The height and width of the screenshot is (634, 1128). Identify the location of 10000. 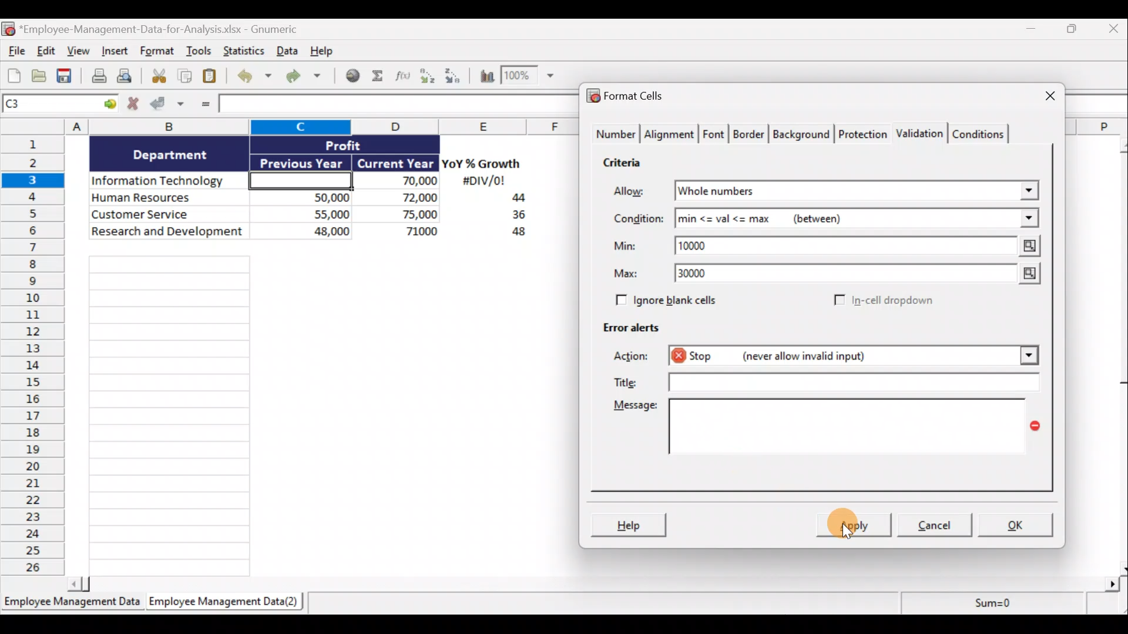
(701, 245).